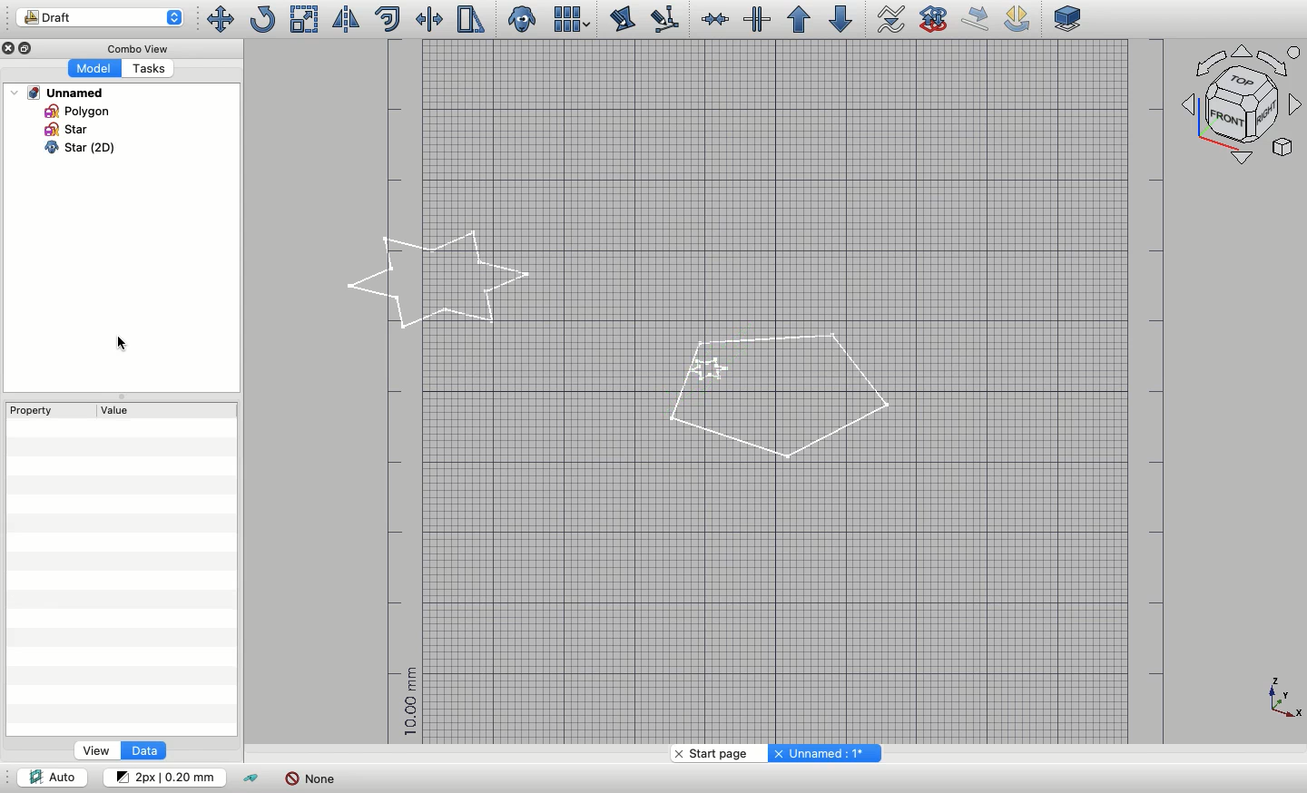 This screenshot has width=1307, height=793. I want to click on Cursor, so click(123, 342).